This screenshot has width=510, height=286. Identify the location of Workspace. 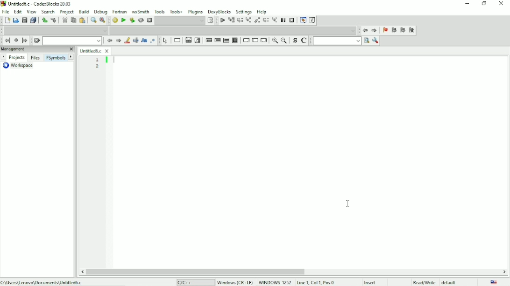
(21, 66).